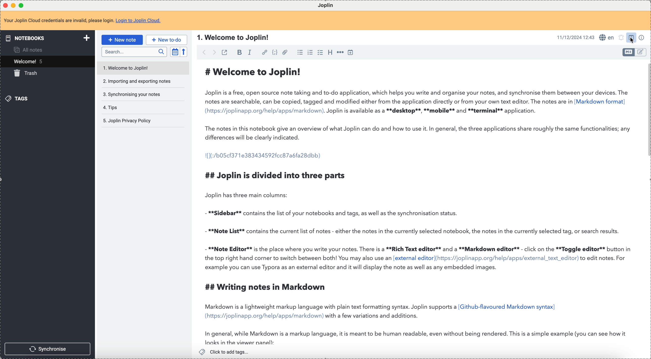  I want to click on trash, so click(26, 74).